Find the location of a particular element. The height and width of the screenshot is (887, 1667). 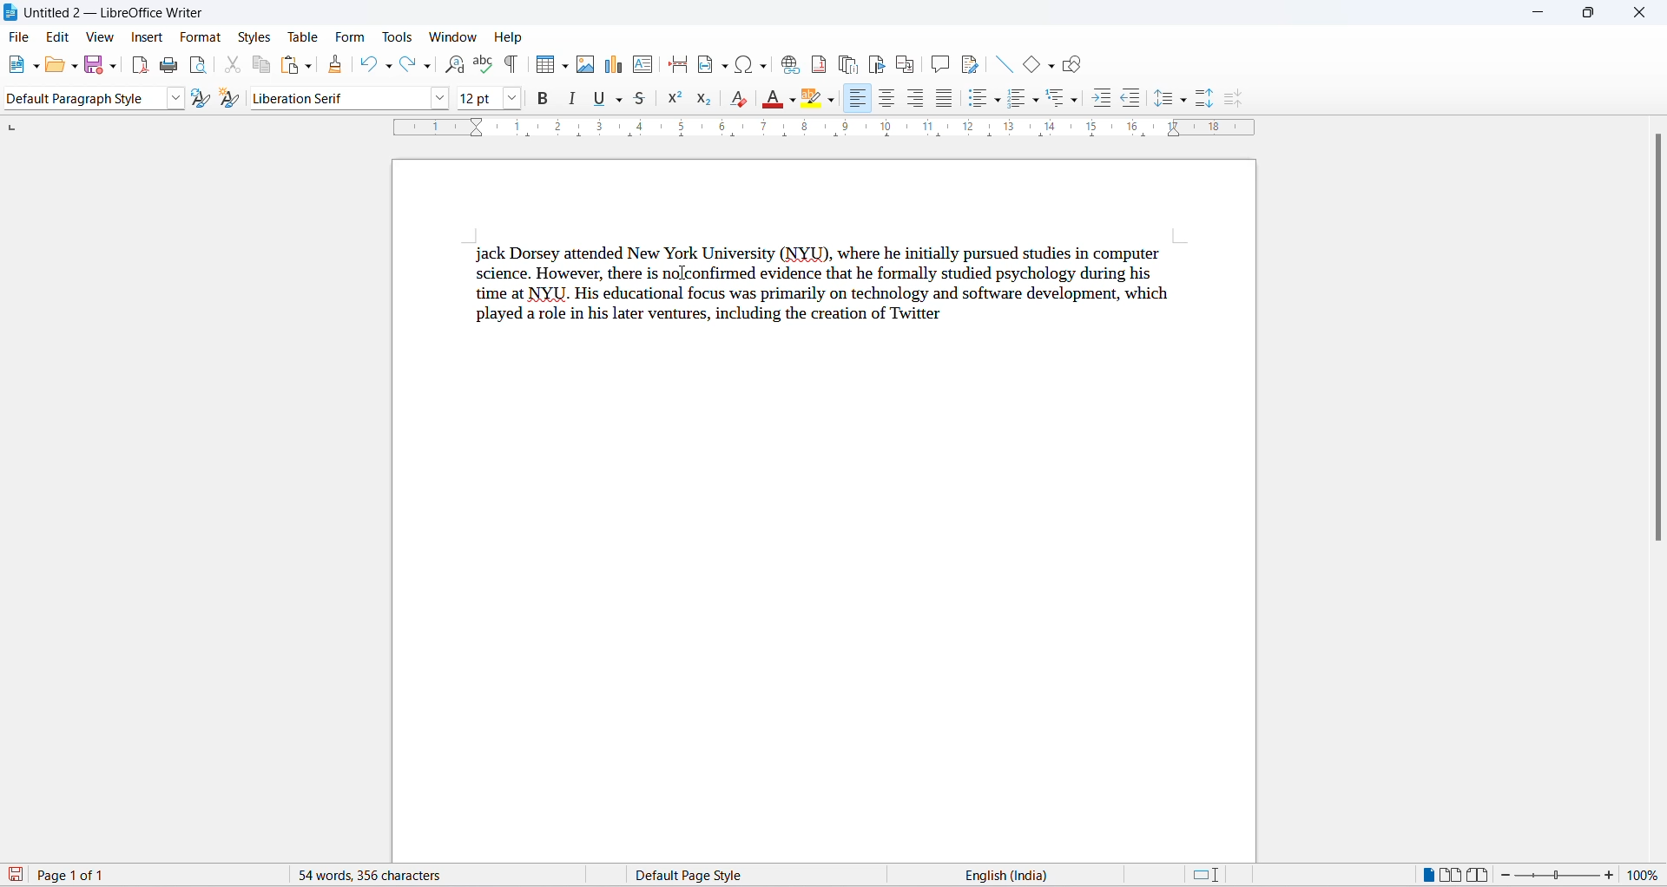

insert text is located at coordinates (643, 64).